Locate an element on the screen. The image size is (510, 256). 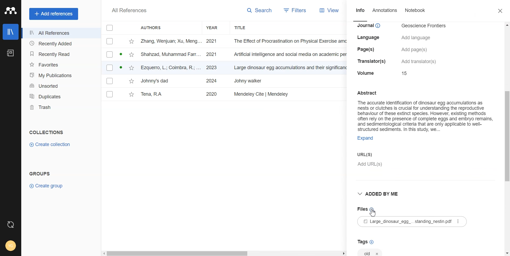
Add URL is located at coordinates (423, 167).